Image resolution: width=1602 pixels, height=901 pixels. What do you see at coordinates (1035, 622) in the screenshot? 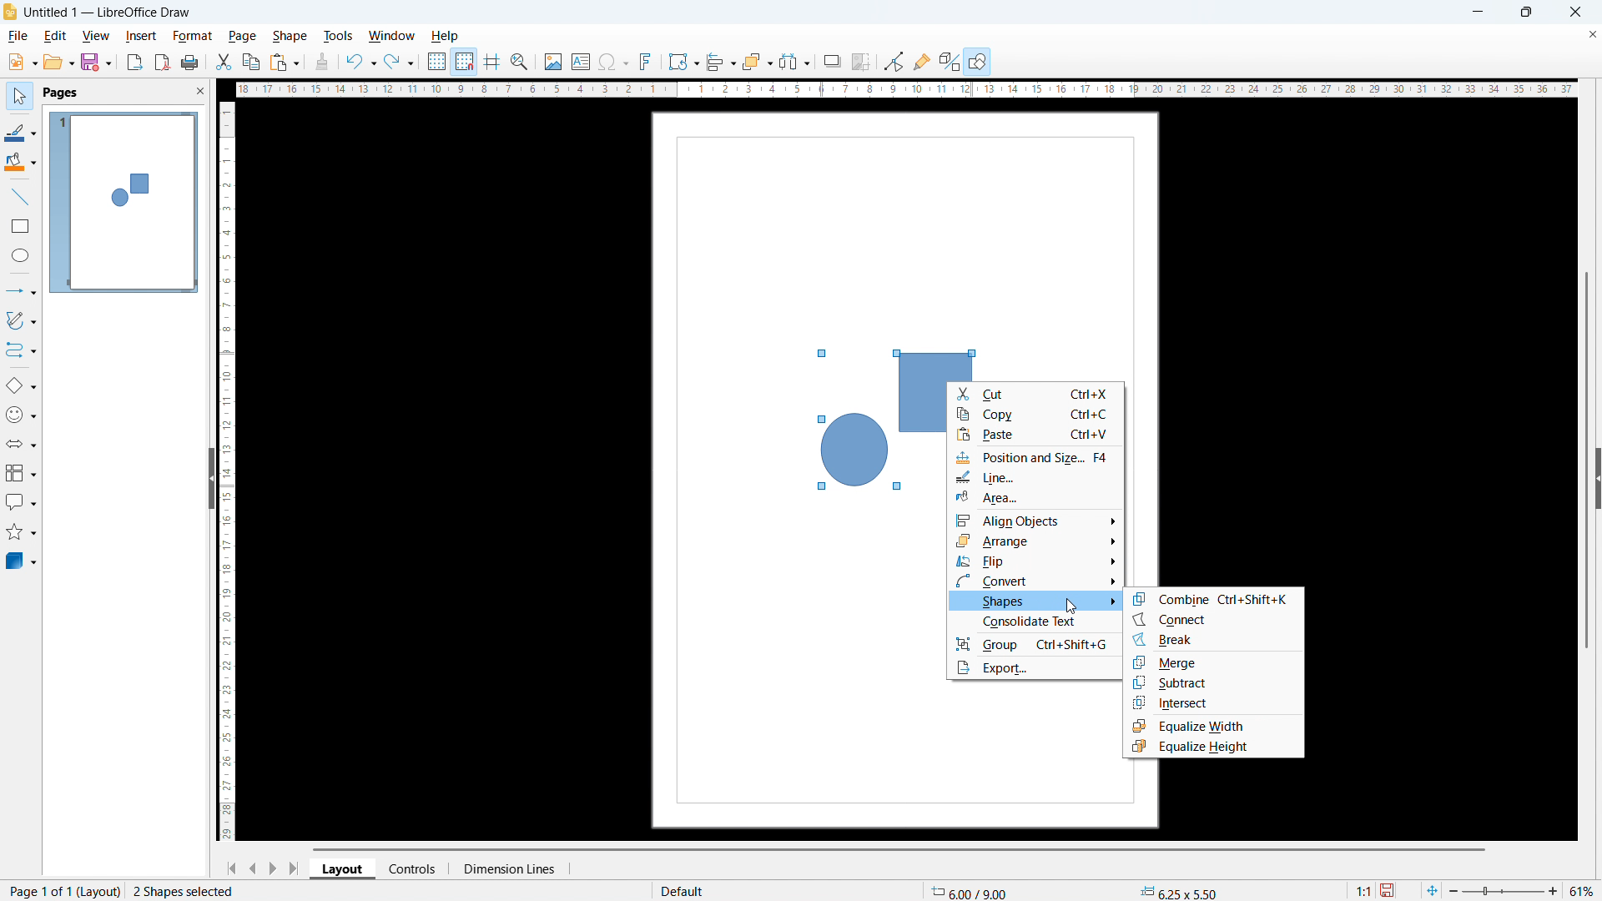
I see `consolidate text` at bounding box center [1035, 622].